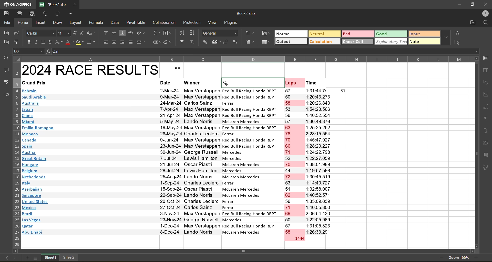 This screenshot has width=492, height=262. Describe the element at coordinates (486, 94) in the screenshot. I see `images` at that location.